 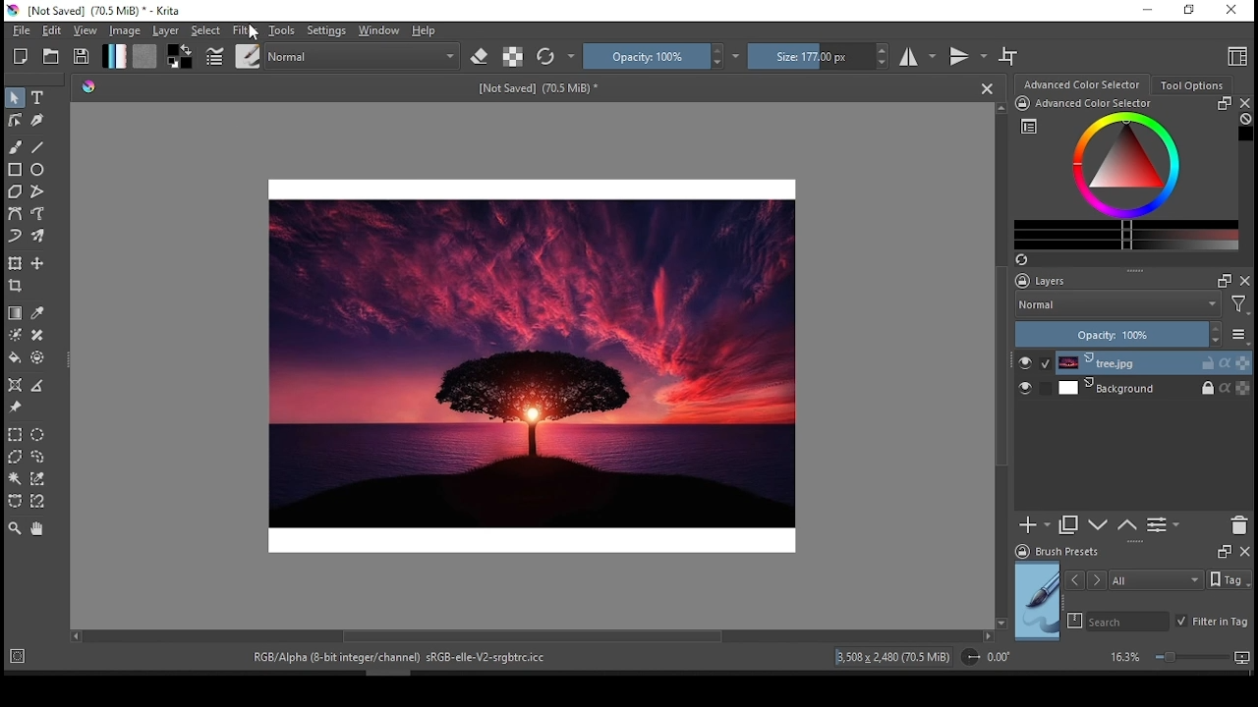 What do you see at coordinates (1132, 527) in the screenshot?
I see `move layer or mask up` at bounding box center [1132, 527].